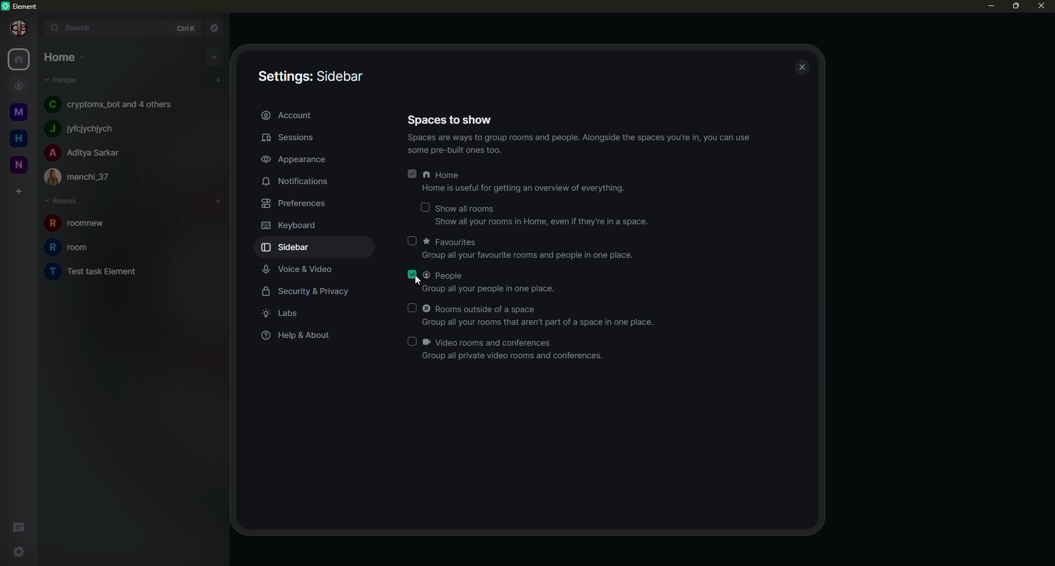 This screenshot has width=1055, height=566. What do you see at coordinates (297, 182) in the screenshot?
I see `notifications` at bounding box center [297, 182].